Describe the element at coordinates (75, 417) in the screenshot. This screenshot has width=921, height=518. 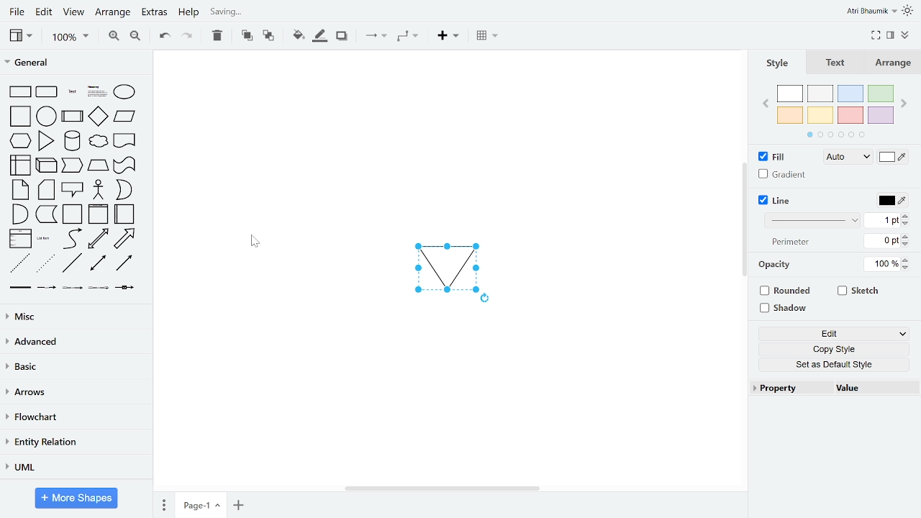
I see `flowchart` at that location.